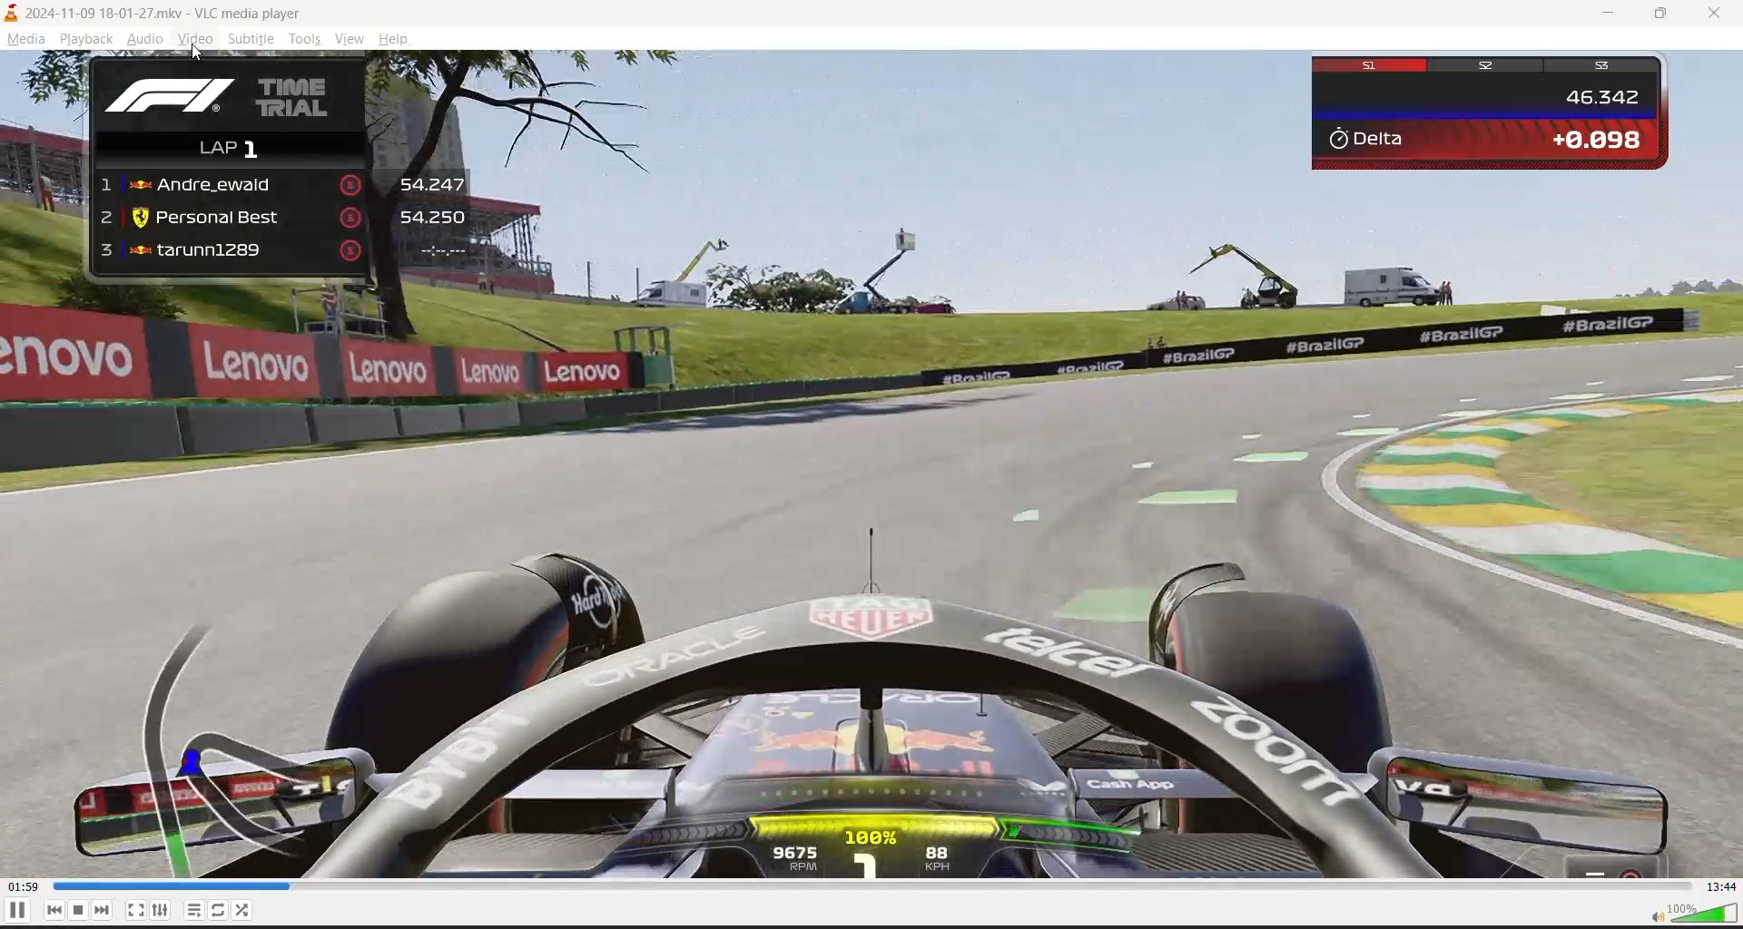 The height and width of the screenshot is (929, 1743). What do you see at coordinates (91, 38) in the screenshot?
I see `playback` at bounding box center [91, 38].